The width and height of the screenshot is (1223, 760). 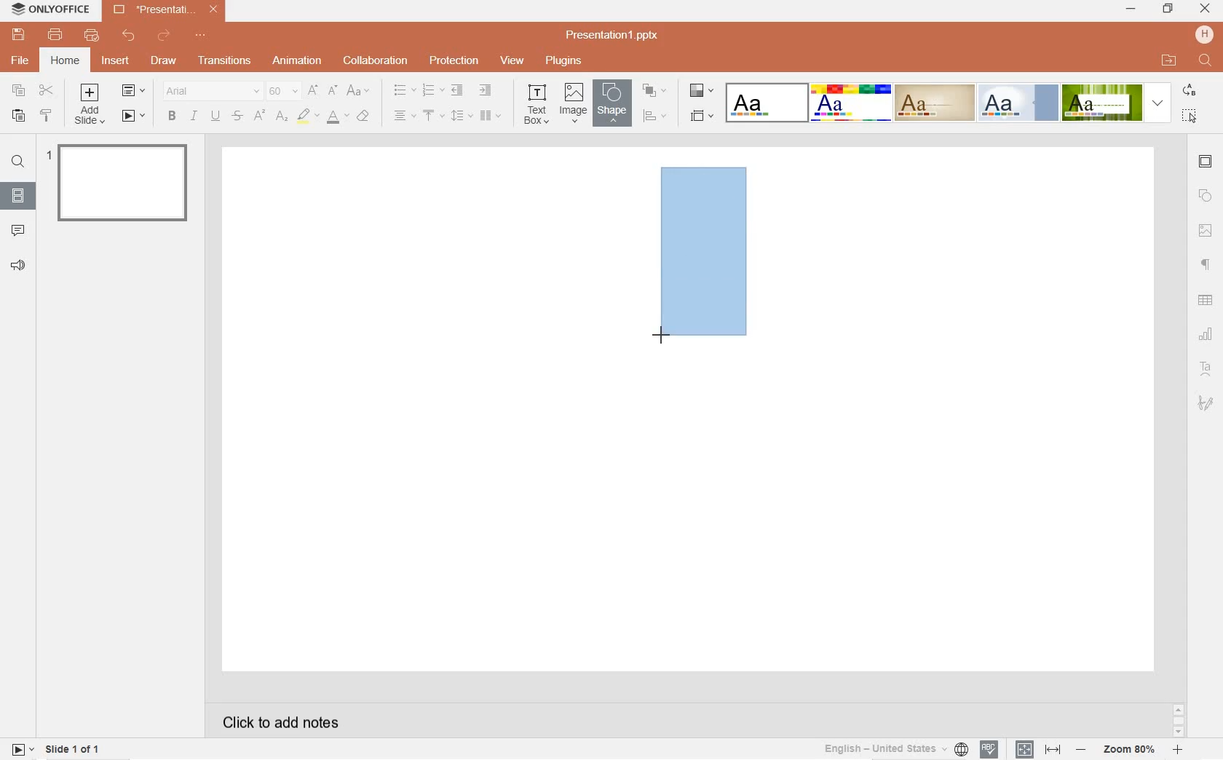 What do you see at coordinates (614, 35) in the screenshot?
I see `Presentation1.pptx` at bounding box center [614, 35].